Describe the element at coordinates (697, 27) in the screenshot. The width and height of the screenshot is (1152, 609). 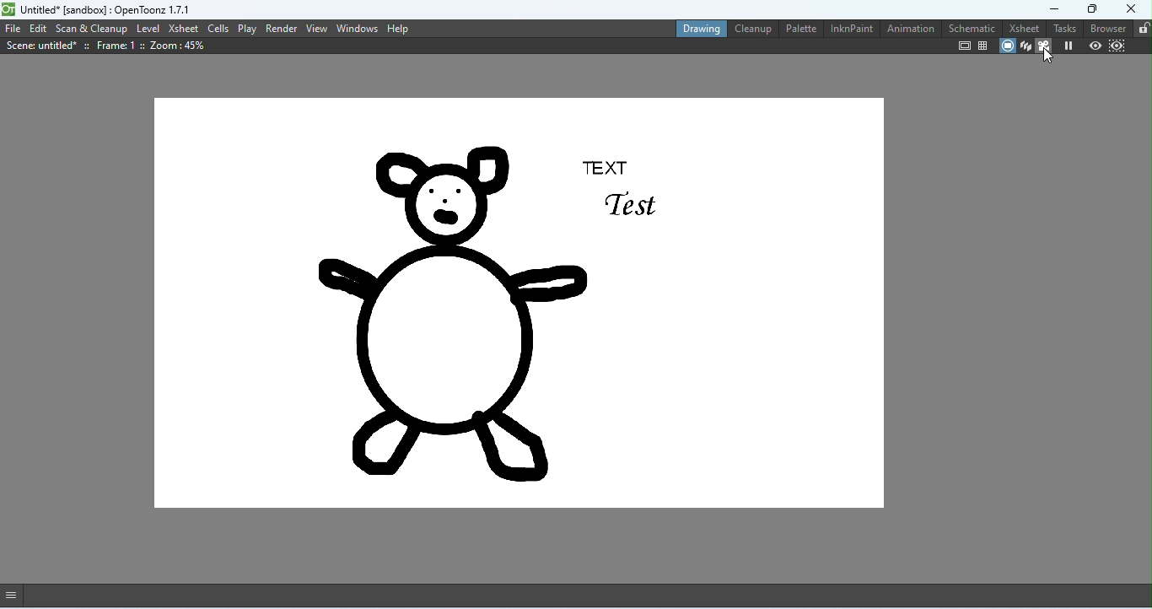
I see `Drawing` at that location.